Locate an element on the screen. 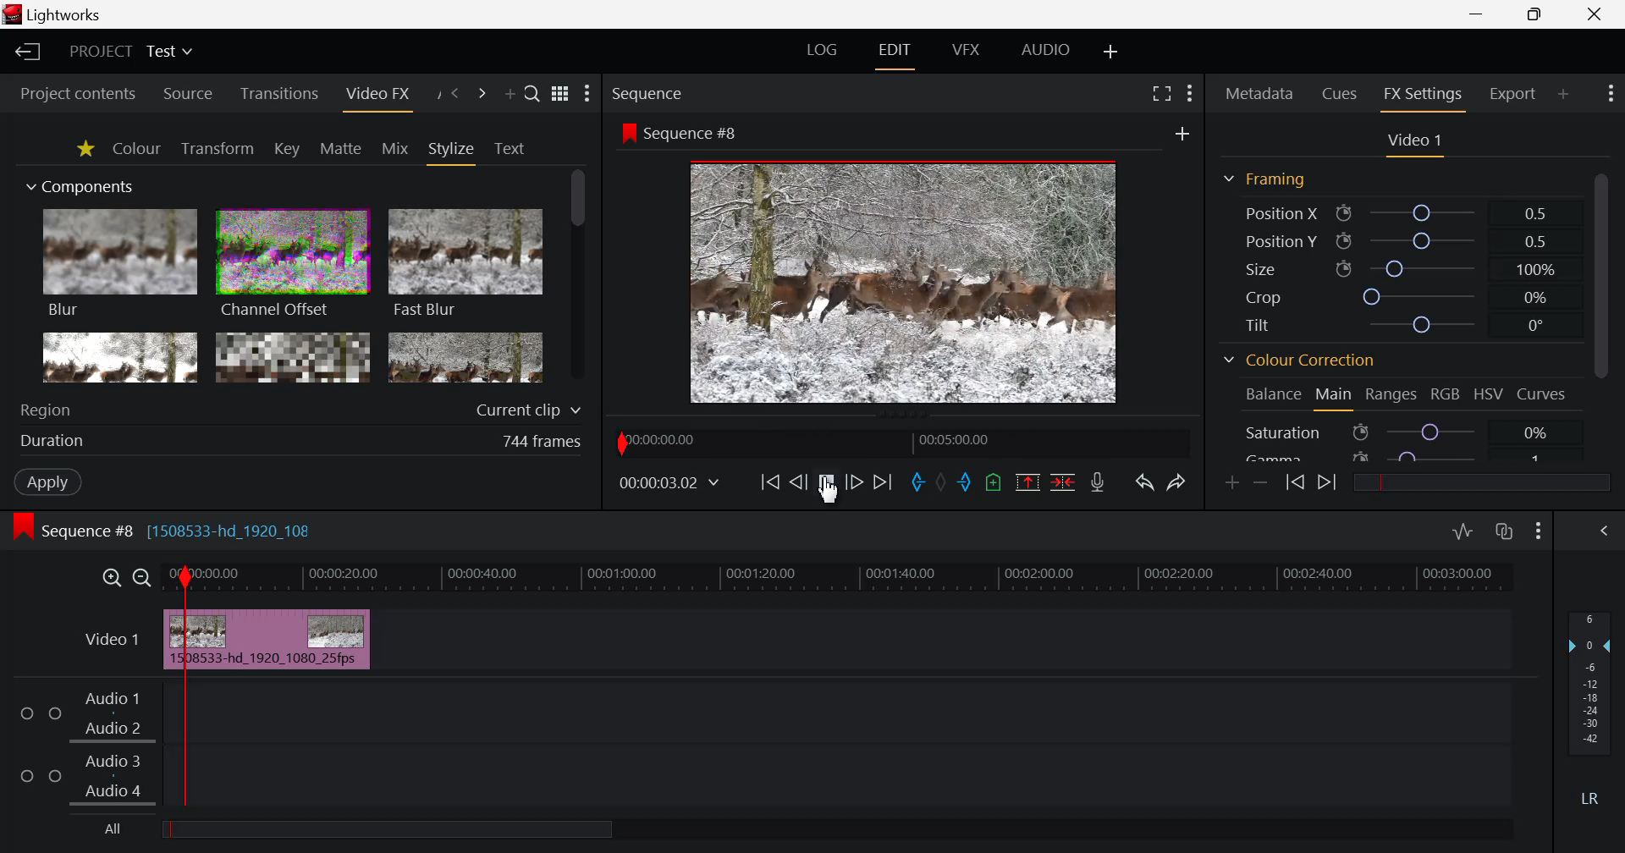  Posterize is located at coordinates (465, 360).